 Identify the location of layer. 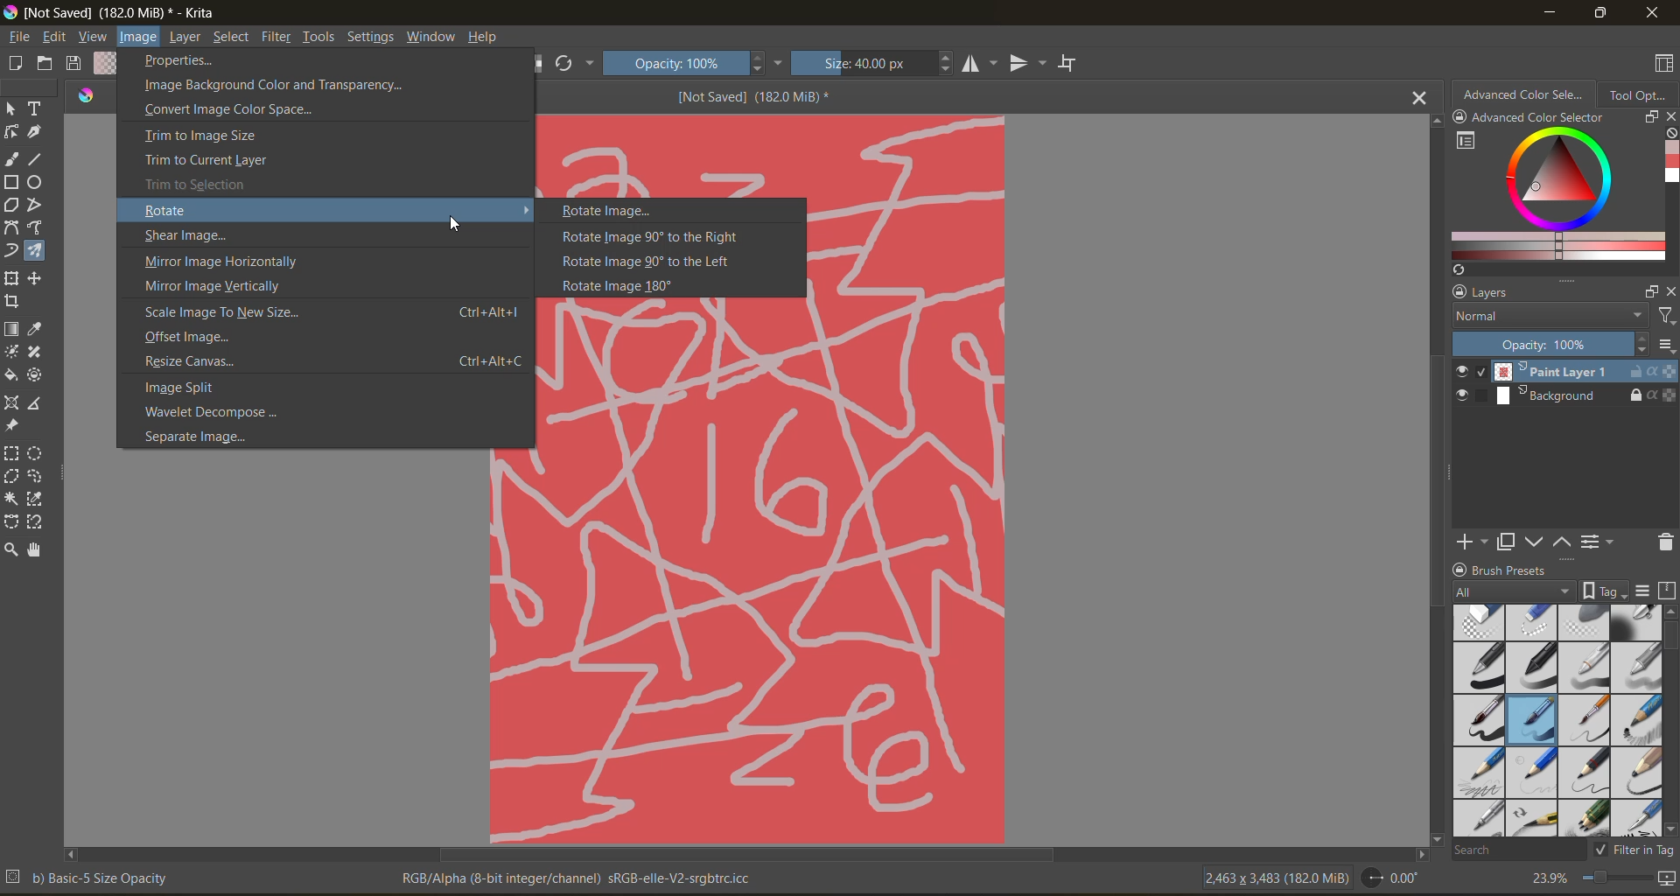
(186, 38).